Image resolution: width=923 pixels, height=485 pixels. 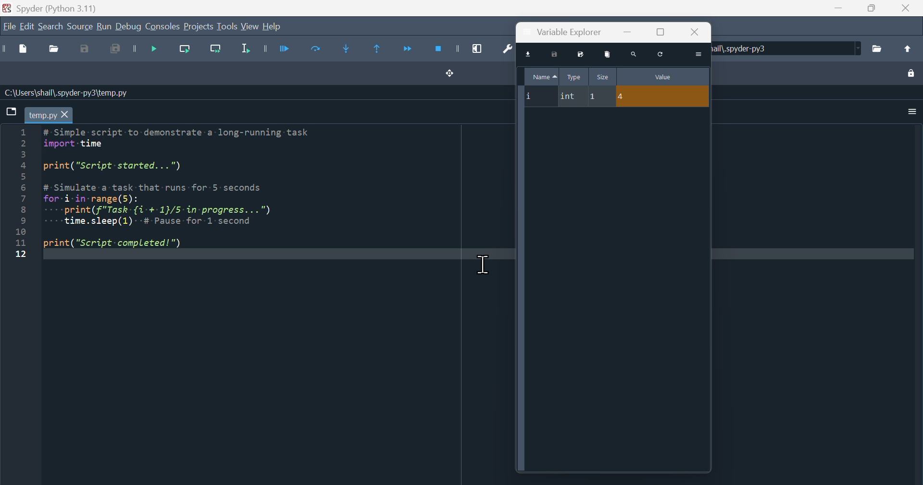 I want to click on refresh variables, so click(x=661, y=55).